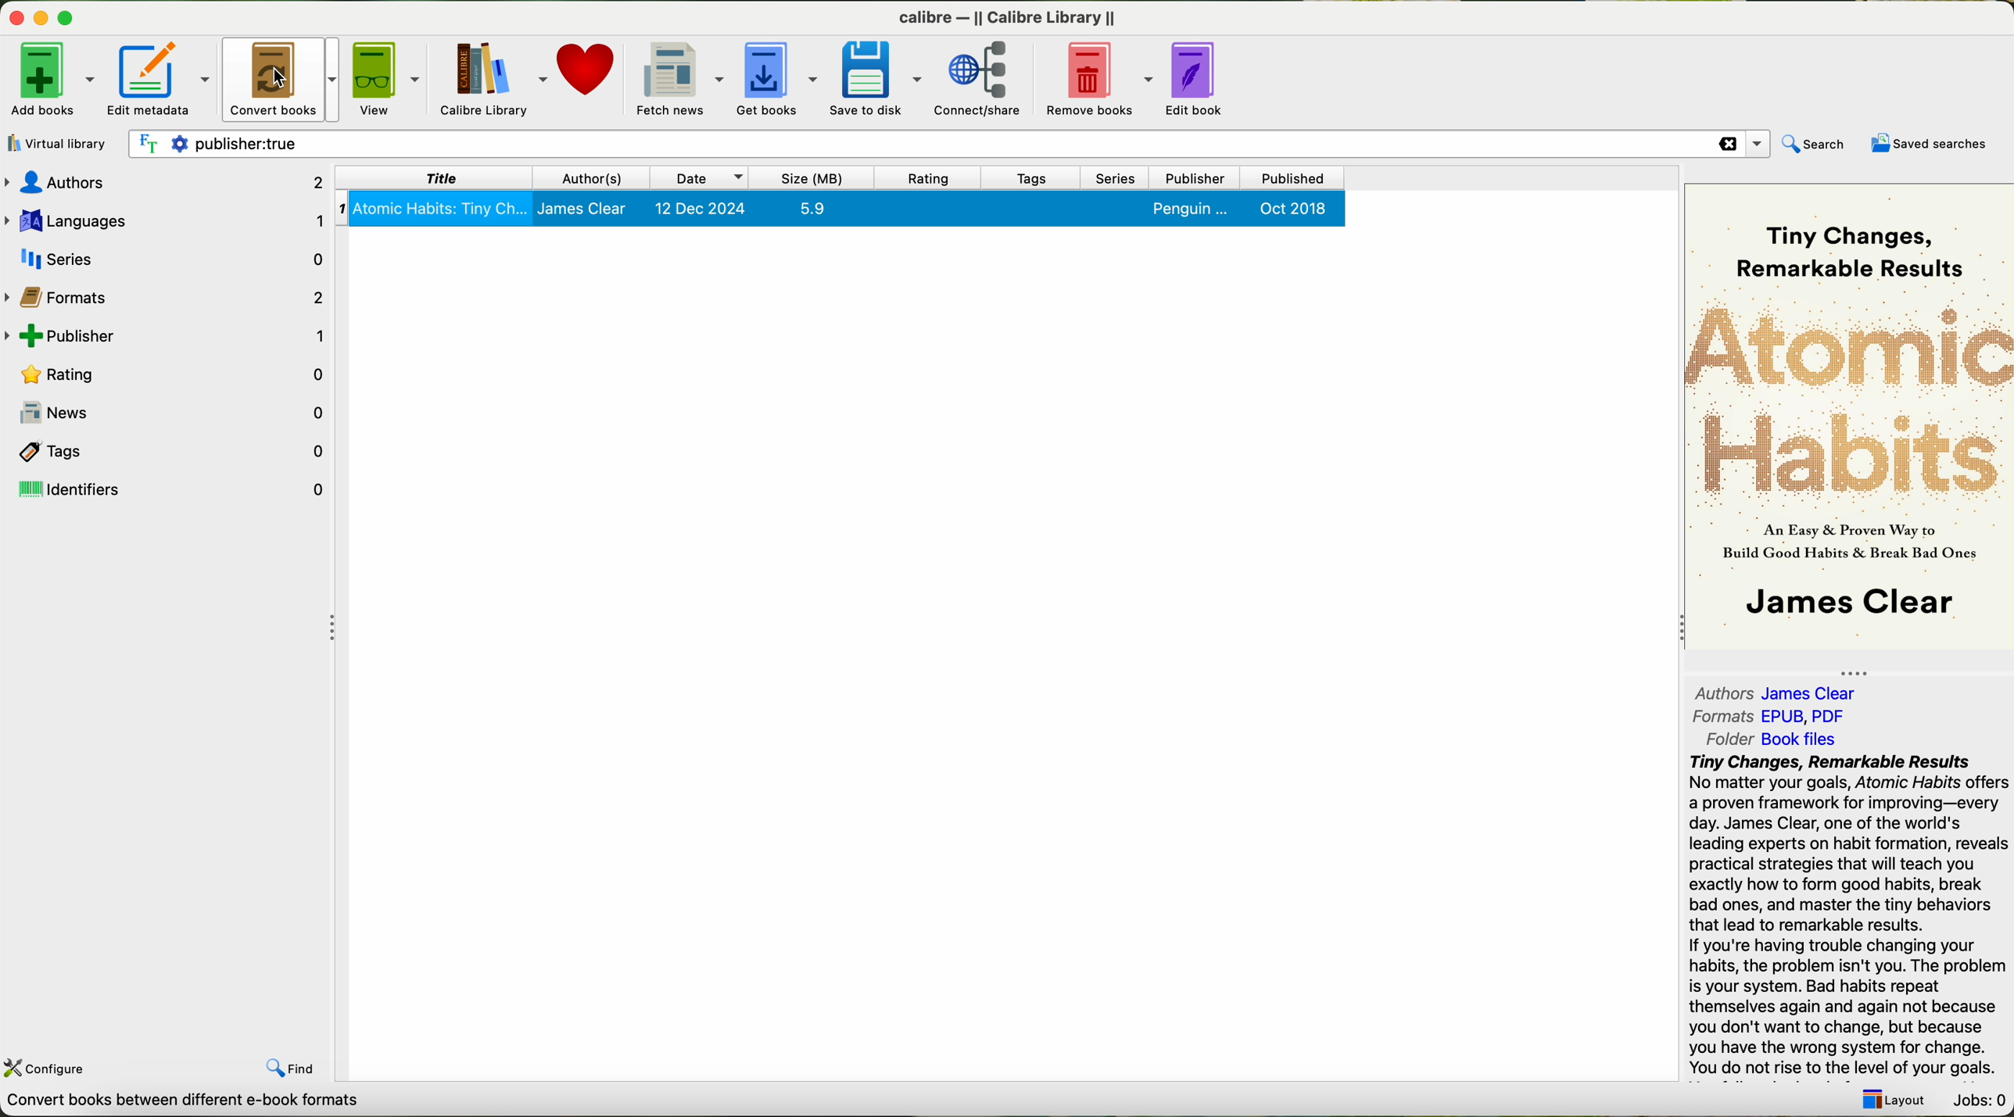 The image size is (2014, 1117). I want to click on publisher, so click(1193, 178).